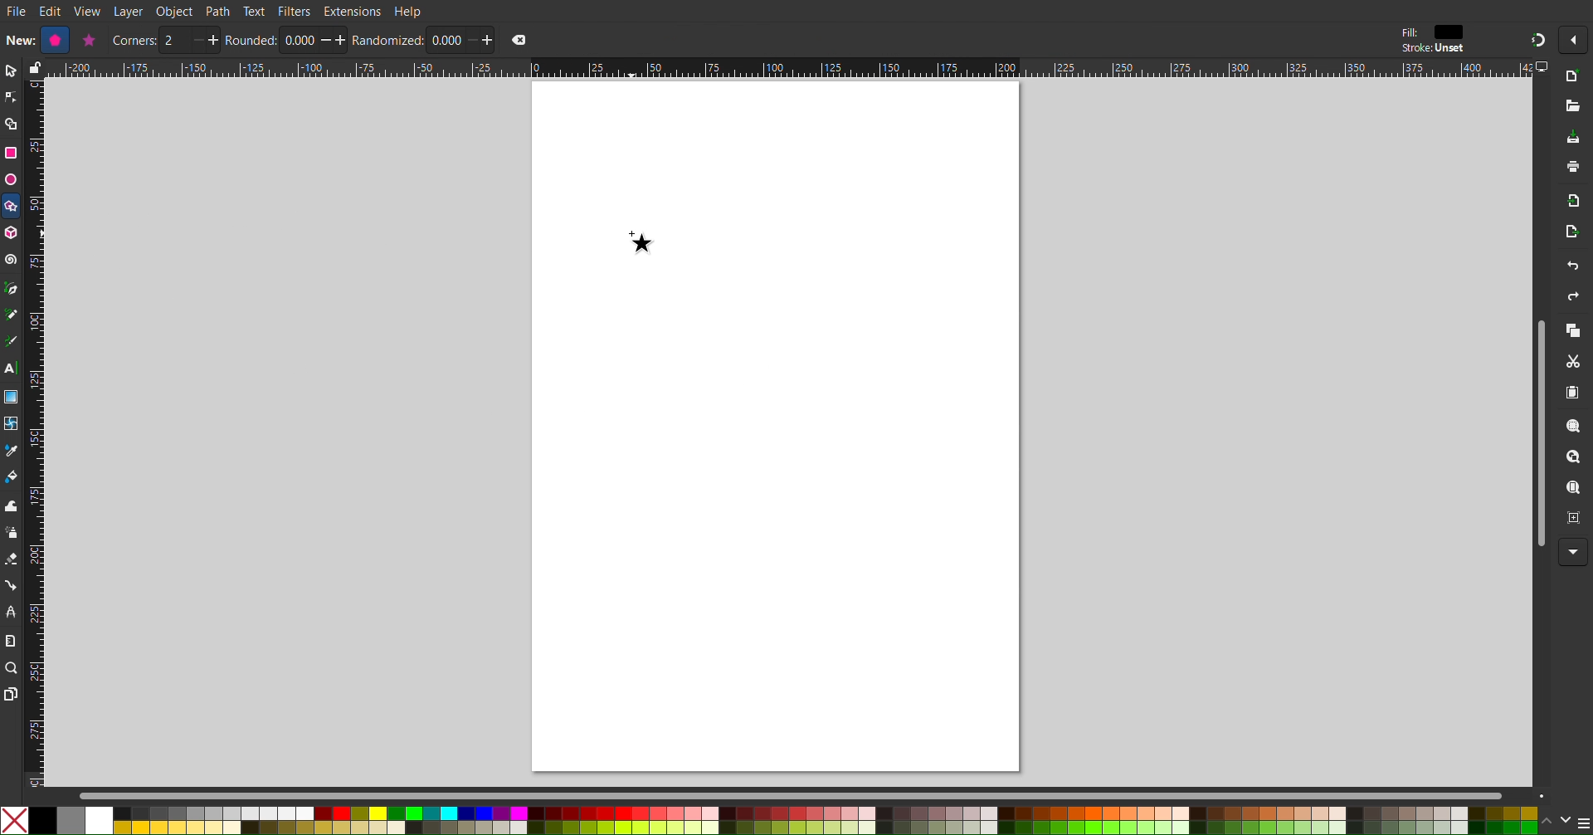 This screenshot has height=835, width=1593. What do you see at coordinates (10, 179) in the screenshot?
I see `Ellipse` at bounding box center [10, 179].